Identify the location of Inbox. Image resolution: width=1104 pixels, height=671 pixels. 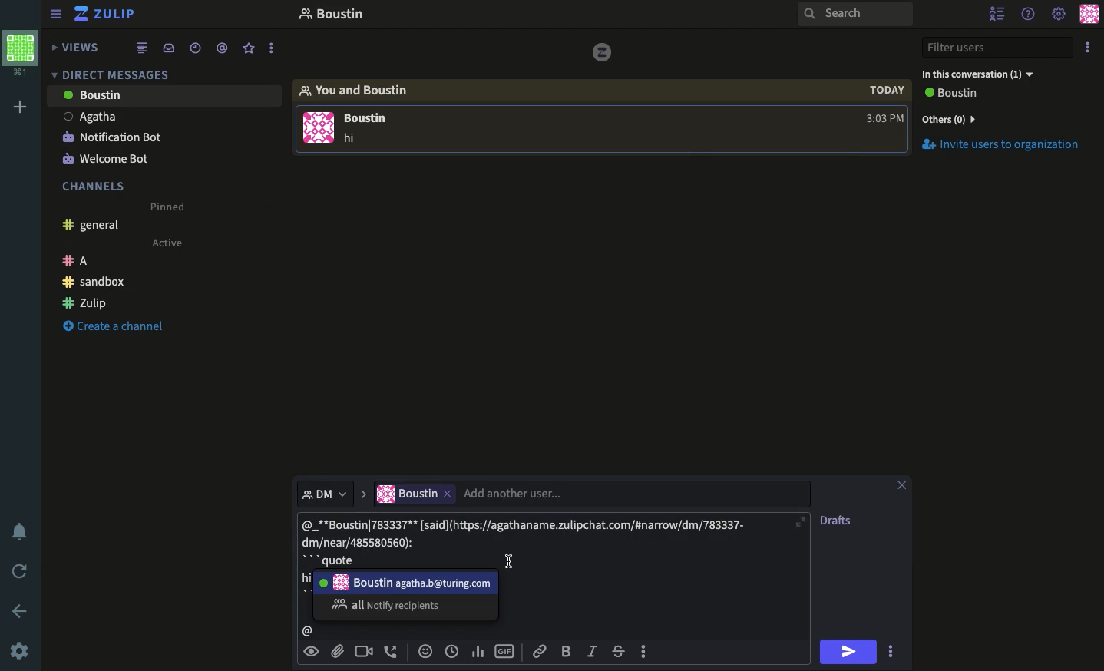
(171, 49).